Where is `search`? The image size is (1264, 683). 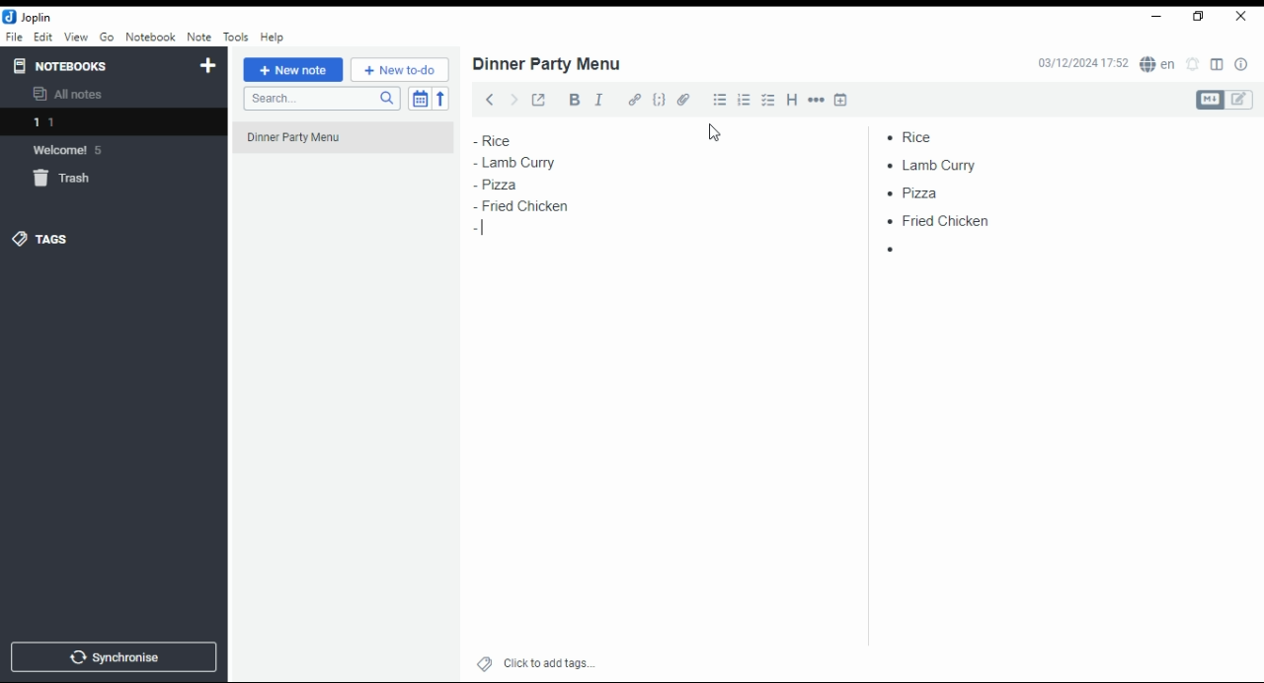
search is located at coordinates (320, 100).